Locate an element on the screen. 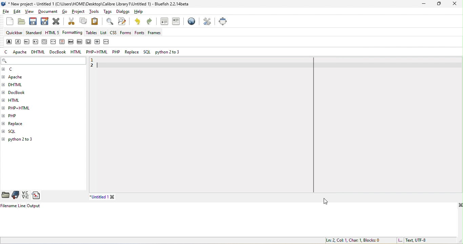  apache is located at coordinates (20, 51).